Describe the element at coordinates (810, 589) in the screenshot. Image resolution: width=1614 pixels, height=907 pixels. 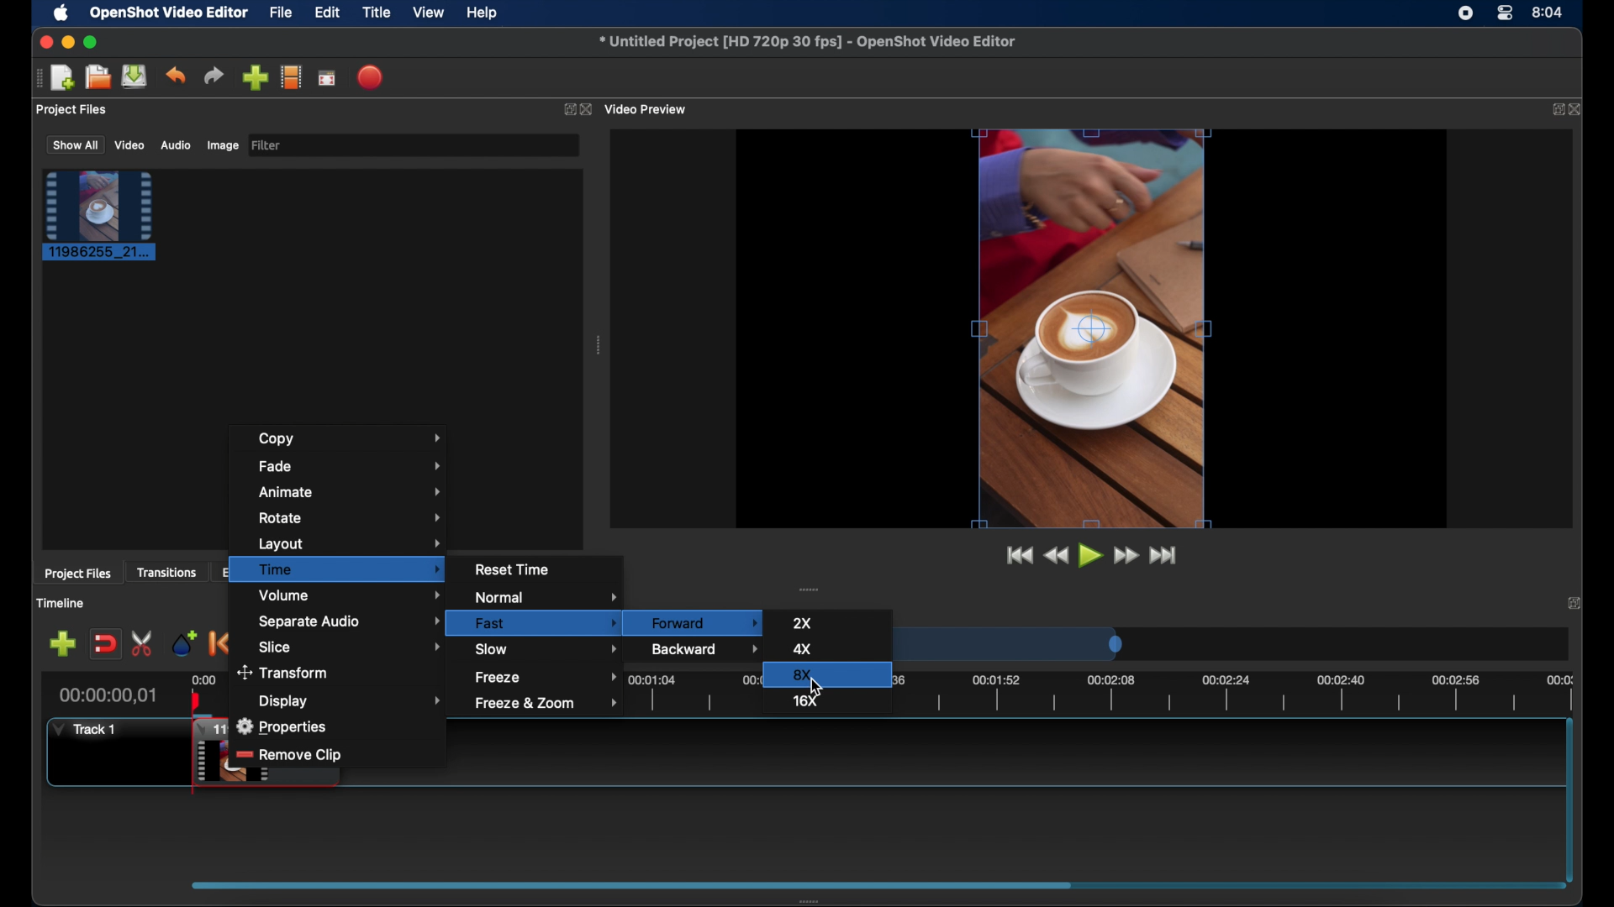
I see `drag handle` at that location.